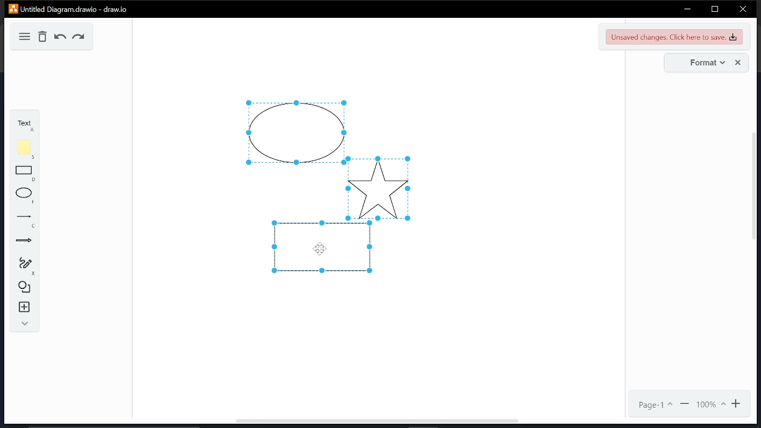 This screenshot has width=761, height=428. Describe the element at coordinates (656, 405) in the screenshot. I see `page1` at that location.